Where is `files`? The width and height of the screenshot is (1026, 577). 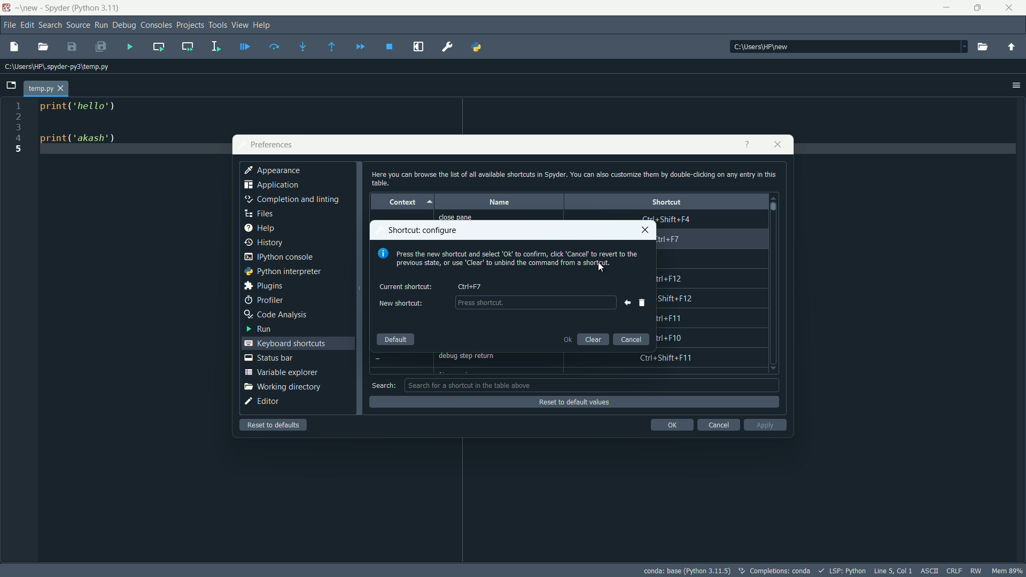 files is located at coordinates (258, 214).